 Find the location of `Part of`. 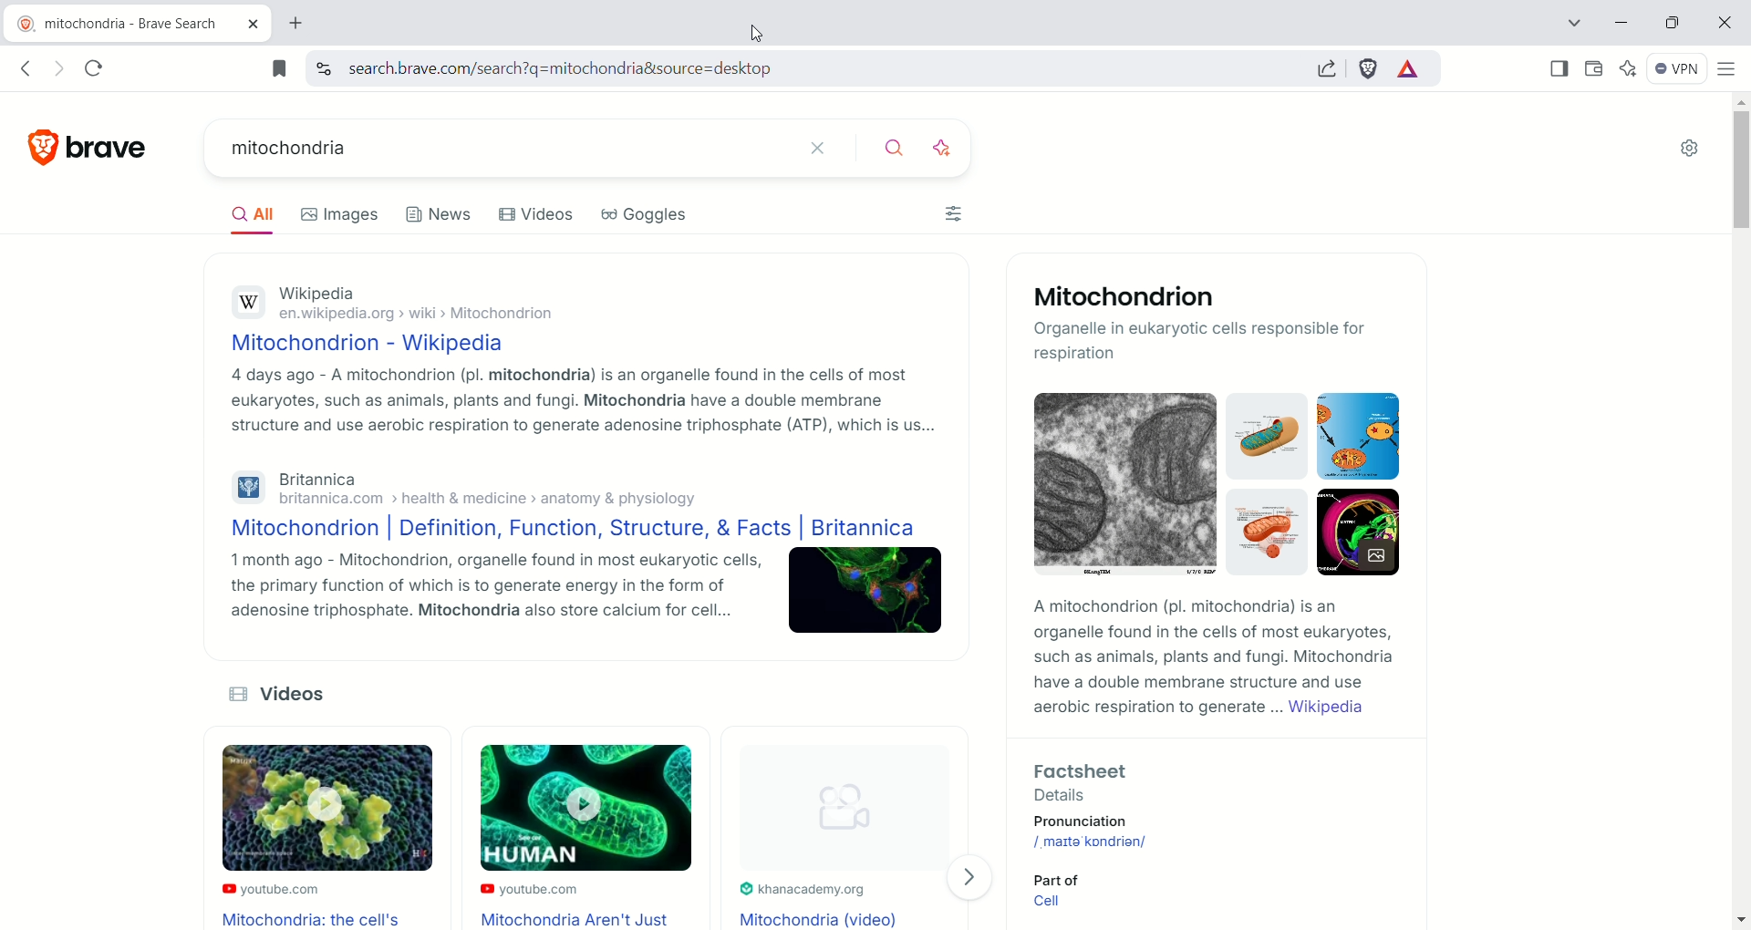

Part of is located at coordinates (1052, 878).